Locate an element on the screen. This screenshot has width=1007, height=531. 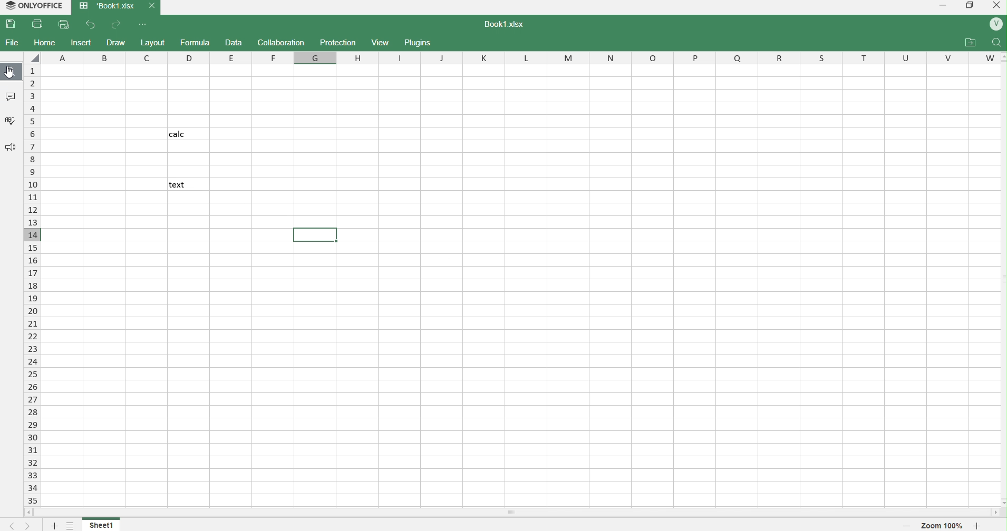
collaboration is located at coordinates (283, 42).